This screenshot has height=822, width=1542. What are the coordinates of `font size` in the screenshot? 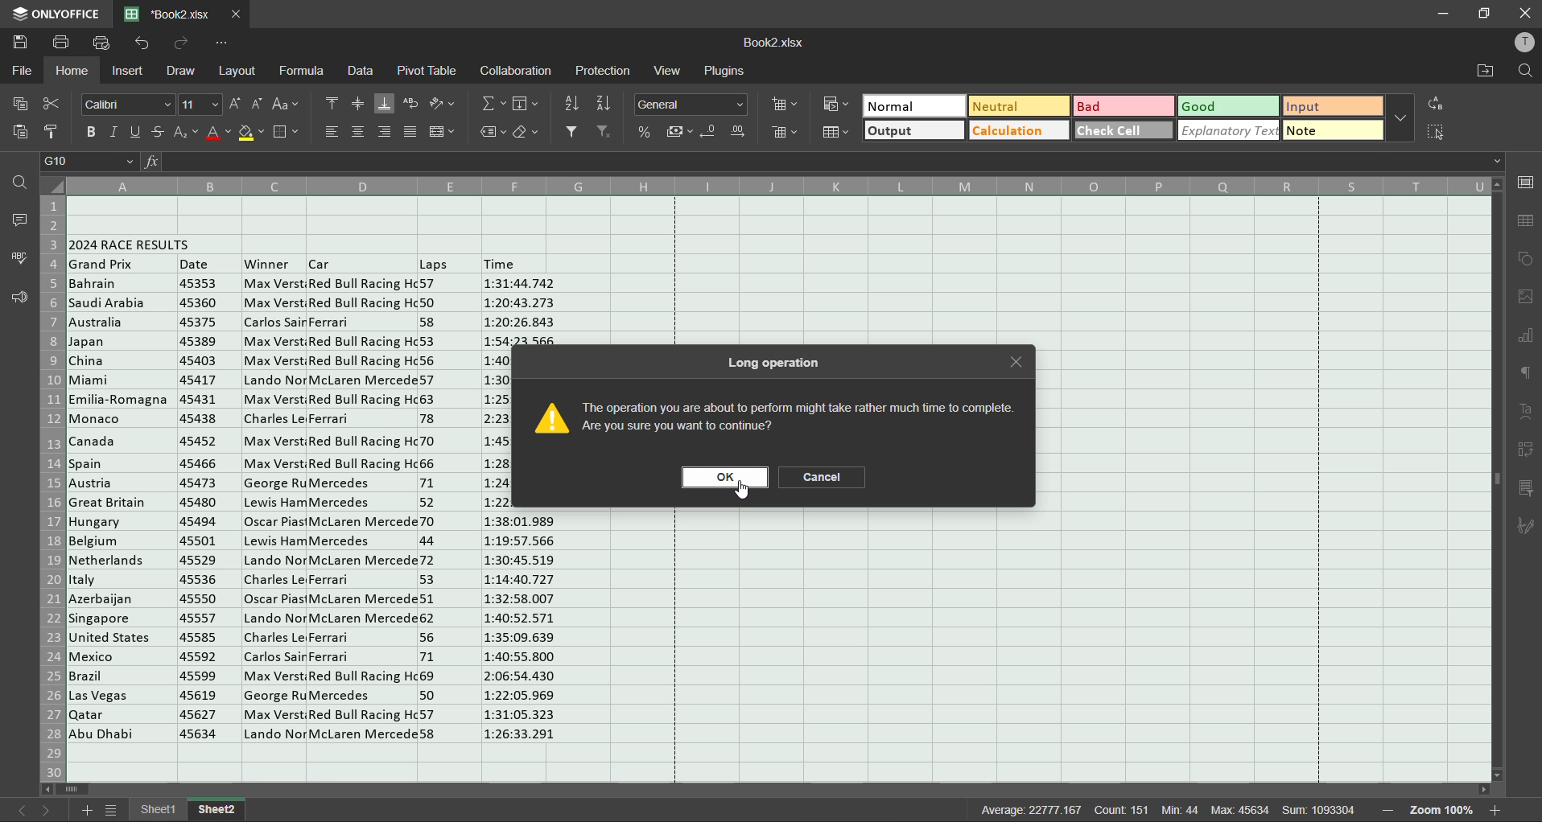 It's located at (198, 103).